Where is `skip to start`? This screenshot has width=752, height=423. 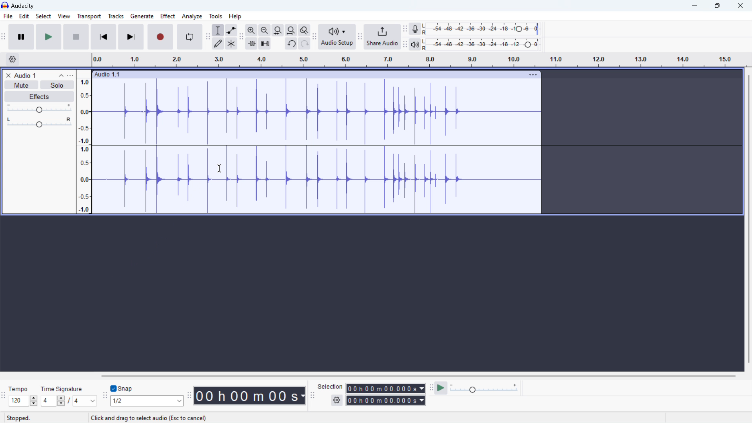
skip to start is located at coordinates (104, 37).